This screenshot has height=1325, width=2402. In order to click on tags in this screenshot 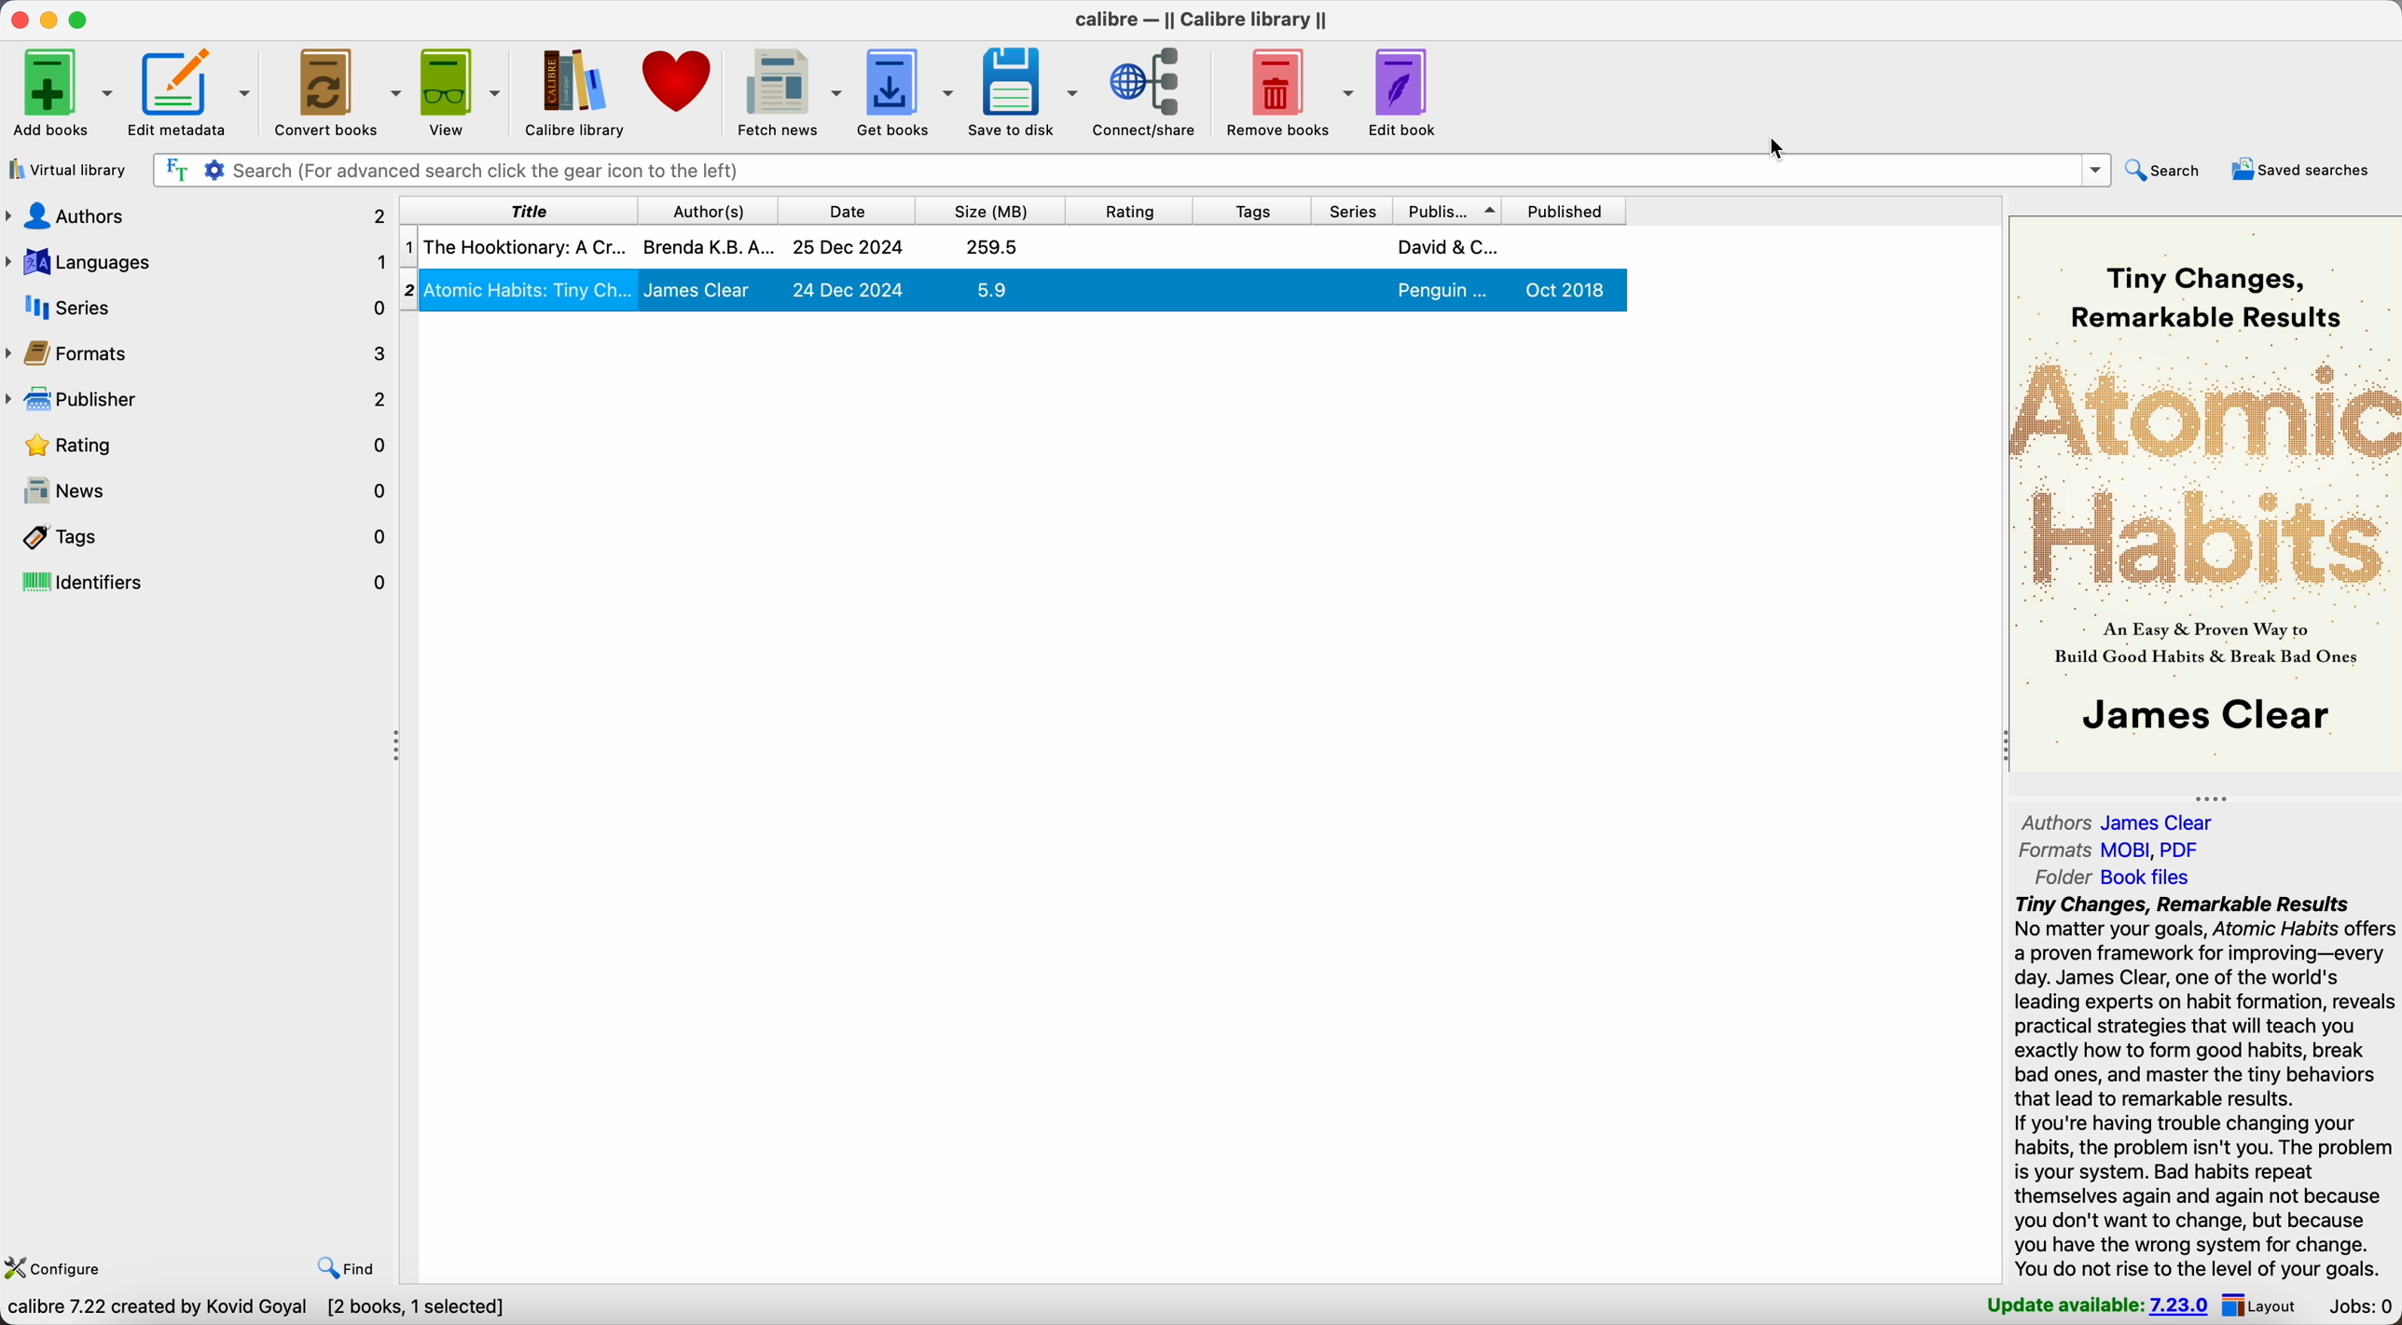, I will do `click(1248, 209)`.